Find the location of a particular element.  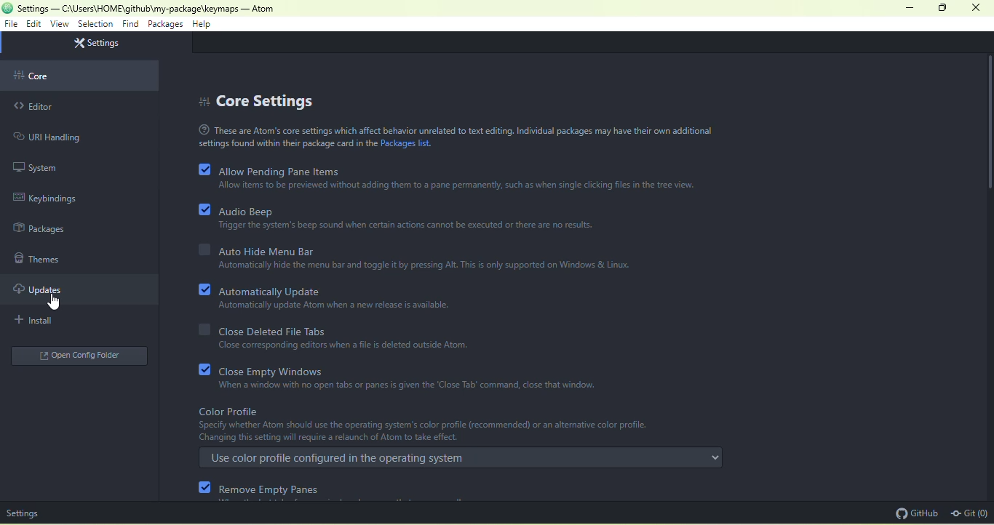

checkbox with ticks is located at coordinates (204, 486).